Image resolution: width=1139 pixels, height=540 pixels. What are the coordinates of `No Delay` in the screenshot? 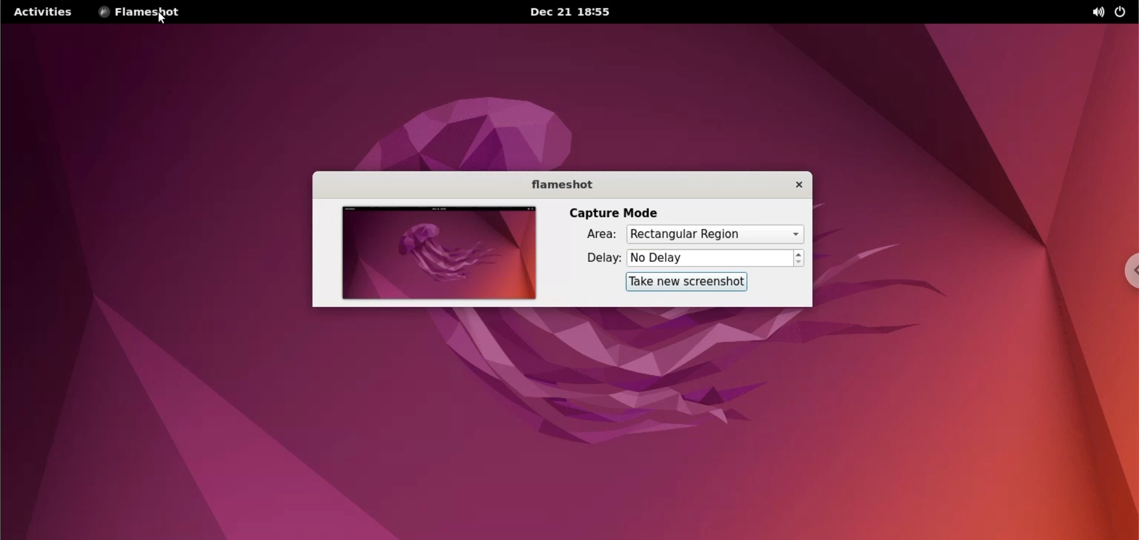 It's located at (710, 259).